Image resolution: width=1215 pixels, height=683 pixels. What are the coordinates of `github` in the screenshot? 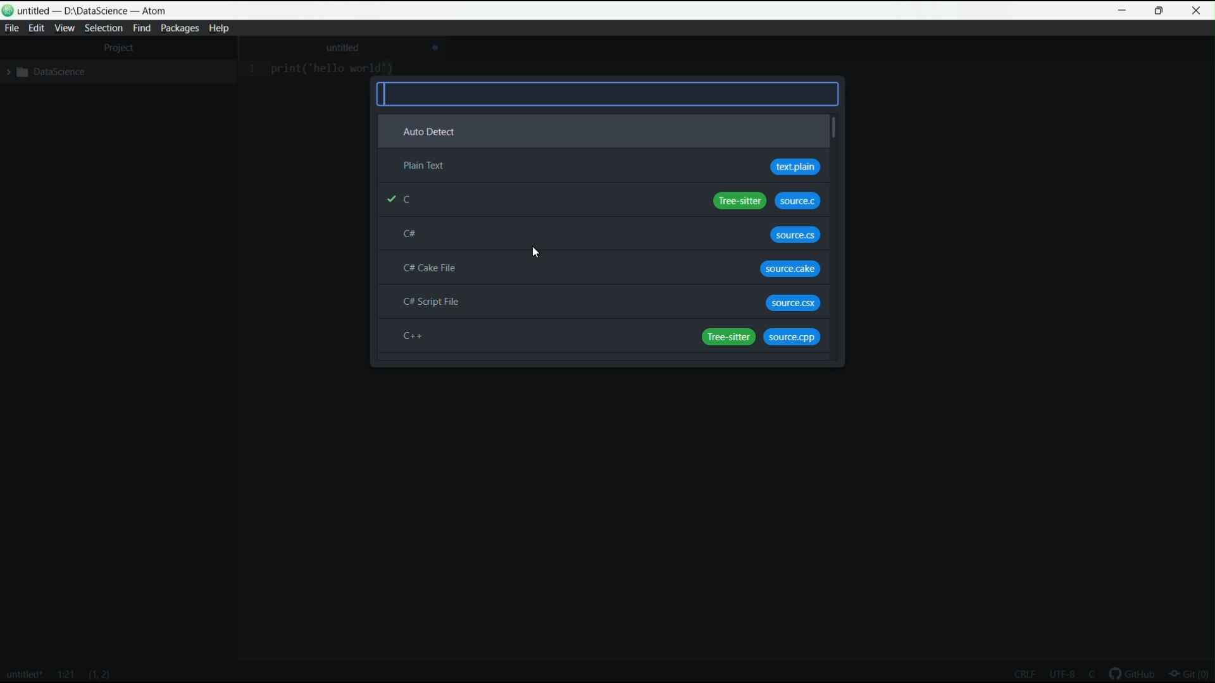 It's located at (1134, 675).